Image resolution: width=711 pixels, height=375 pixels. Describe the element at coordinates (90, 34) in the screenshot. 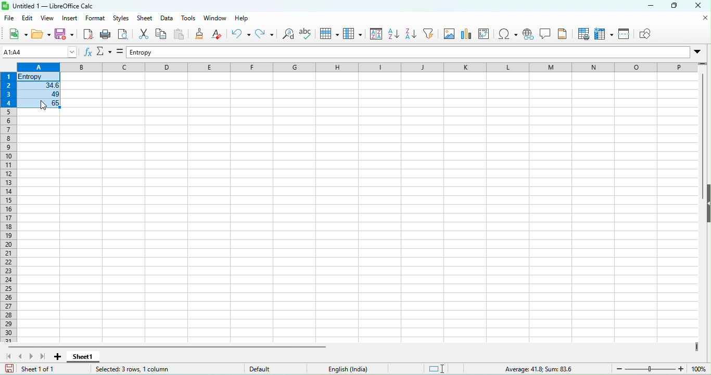

I see `export directly as pdf` at that location.